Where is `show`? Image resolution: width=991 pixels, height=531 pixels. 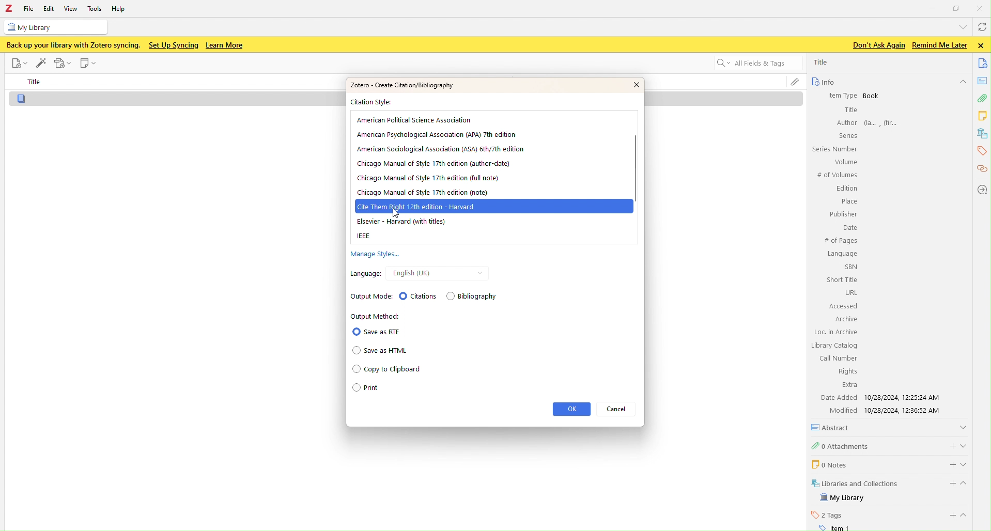 show is located at coordinates (967, 464).